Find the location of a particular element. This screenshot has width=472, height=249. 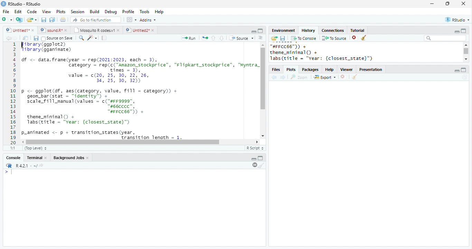

start typing is located at coordinates (9, 172).